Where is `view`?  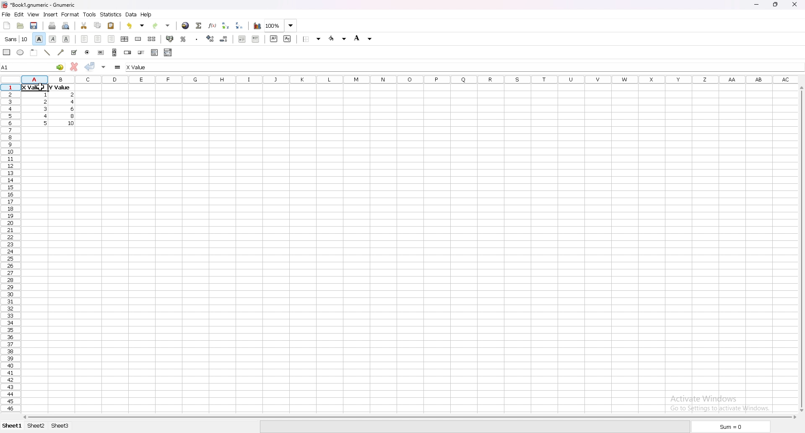
view is located at coordinates (33, 15).